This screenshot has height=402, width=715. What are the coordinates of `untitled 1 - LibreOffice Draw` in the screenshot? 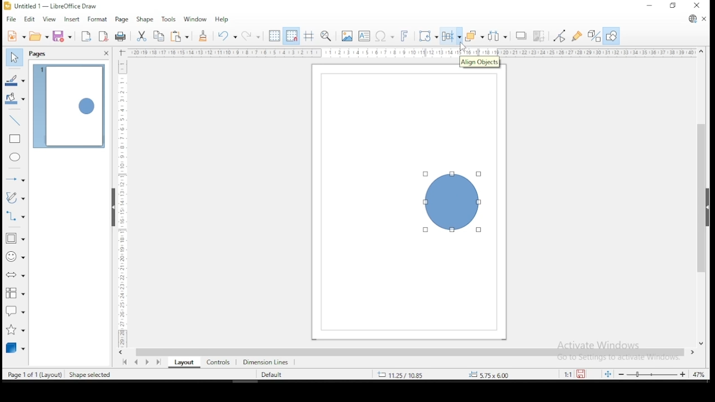 It's located at (50, 6).